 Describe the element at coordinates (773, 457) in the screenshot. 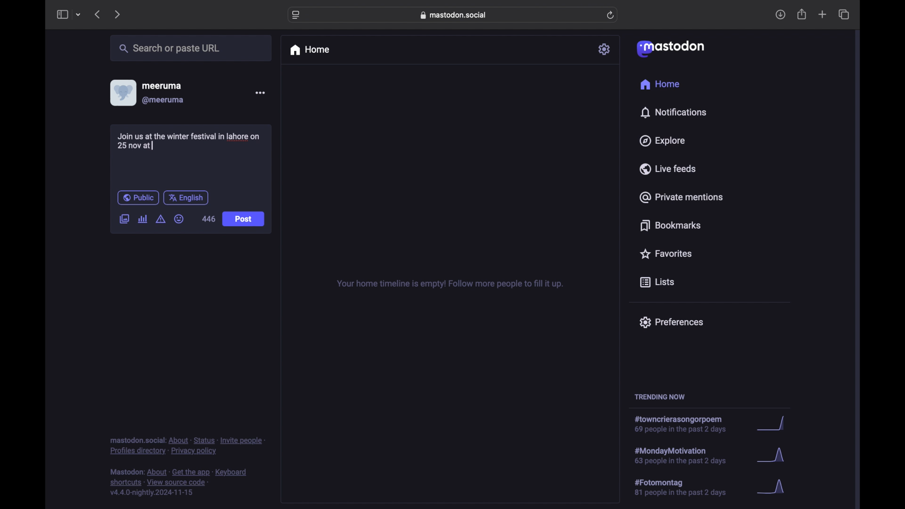

I see `graph` at that location.